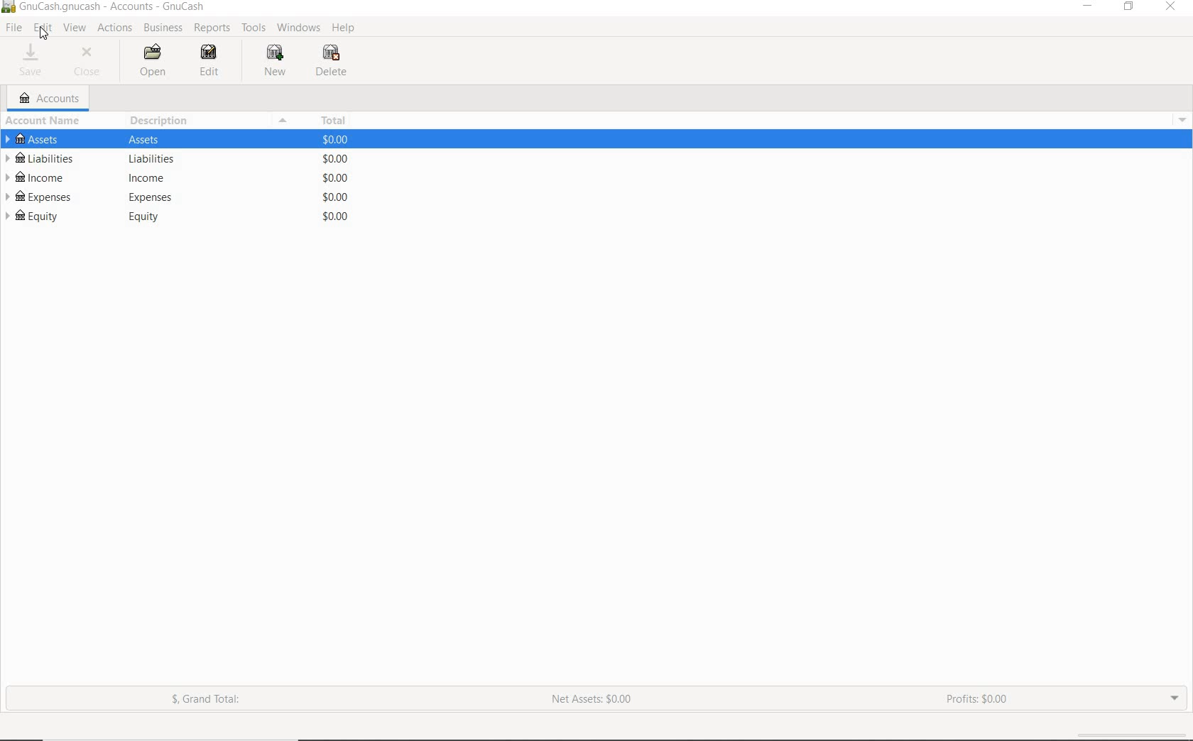  Describe the element at coordinates (281, 121) in the screenshot. I see `Menu` at that location.